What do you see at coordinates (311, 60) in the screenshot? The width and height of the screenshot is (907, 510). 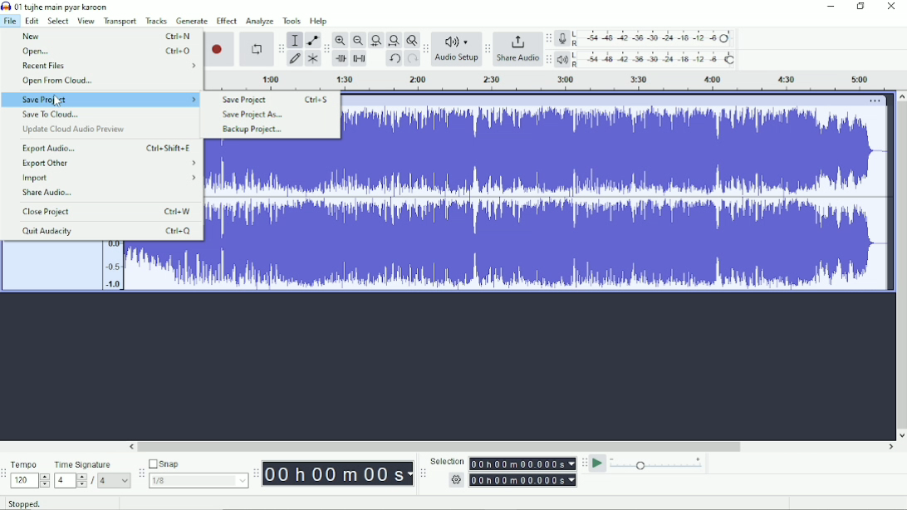 I see `Multi-tool` at bounding box center [311, 60].